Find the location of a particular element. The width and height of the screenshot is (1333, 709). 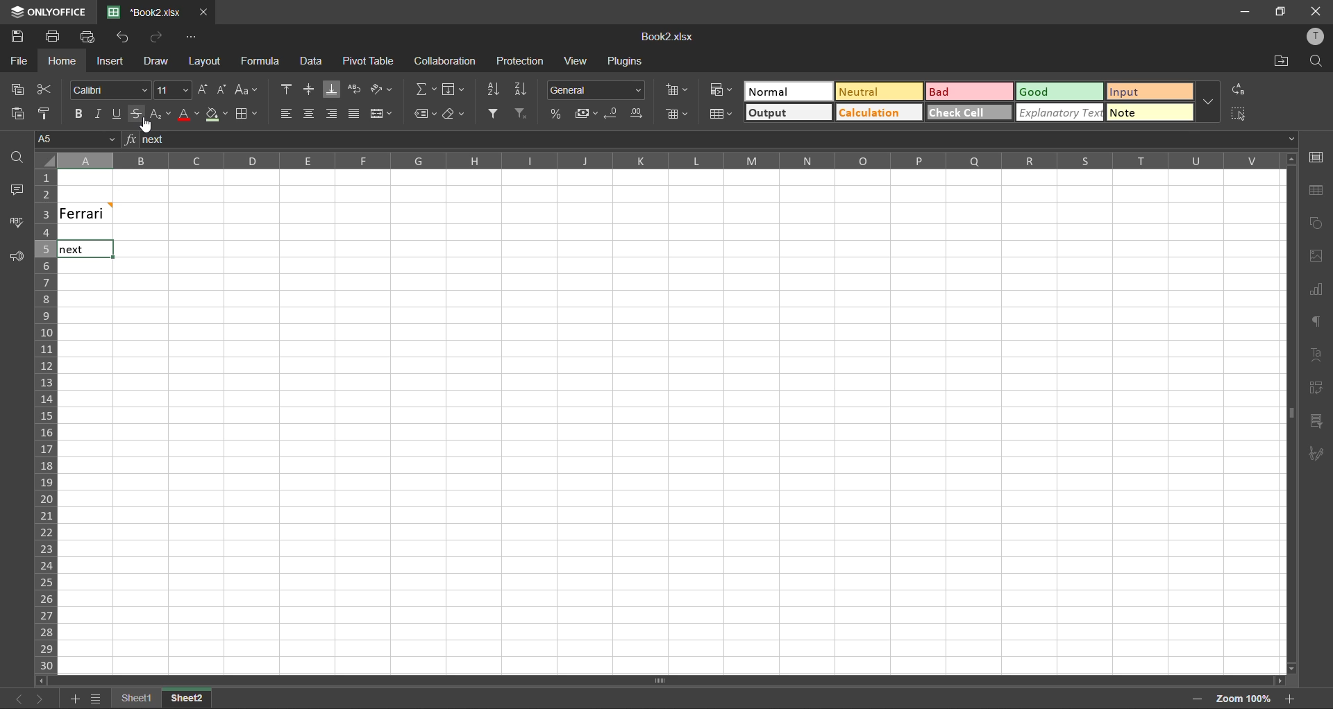

wrap text is located at coordinates (358, 90).